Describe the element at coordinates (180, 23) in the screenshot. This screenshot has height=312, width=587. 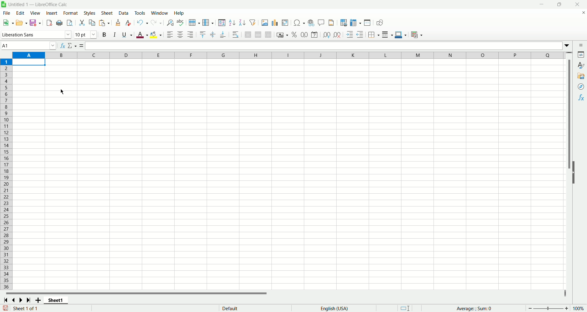
I see `spelling` at that location.